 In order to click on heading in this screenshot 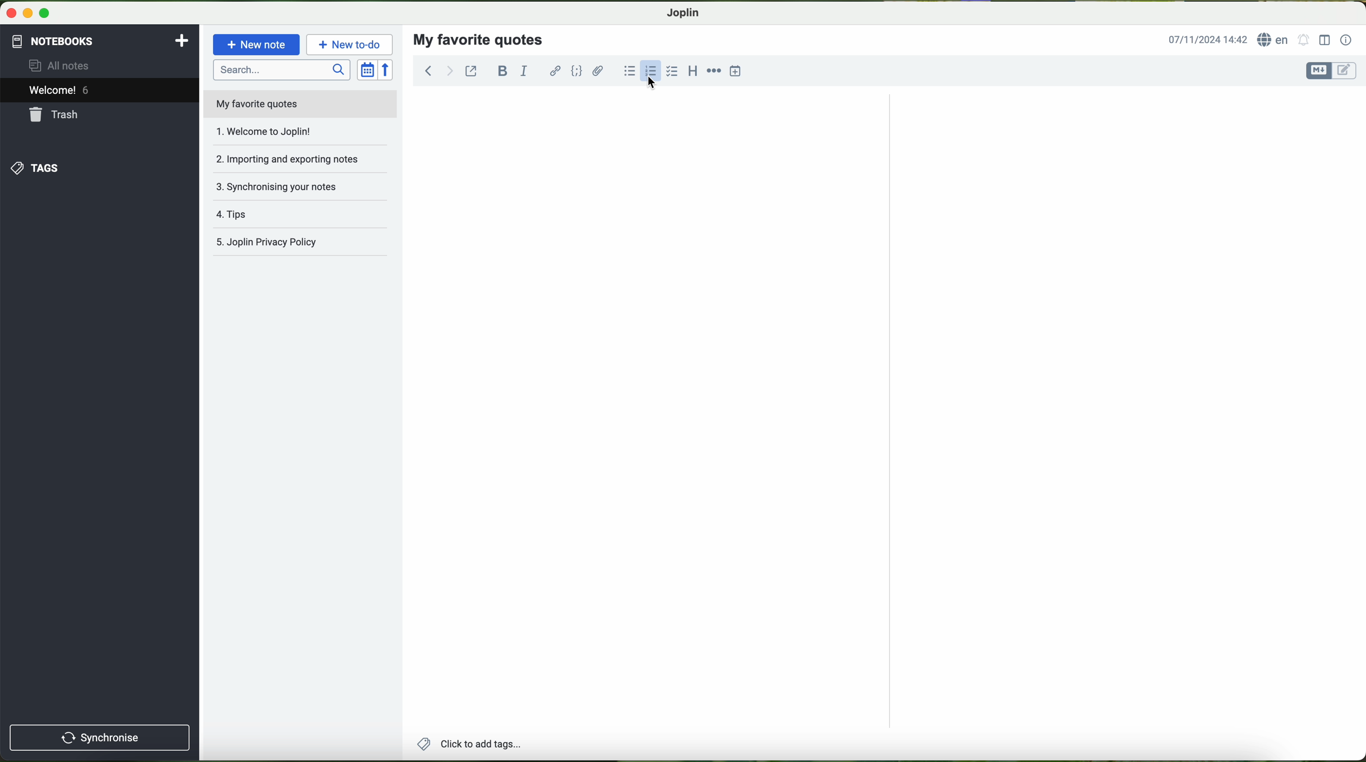, I will do `click(694, 72)`.